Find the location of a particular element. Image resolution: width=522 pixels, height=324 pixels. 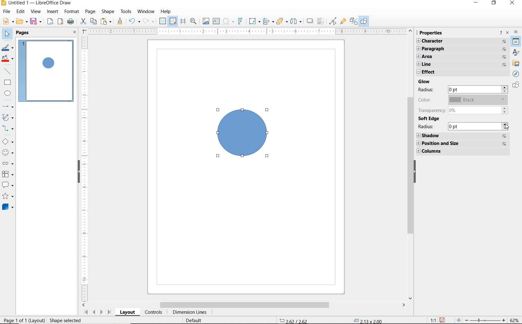

1:1 is located at coordinates (433, 320).